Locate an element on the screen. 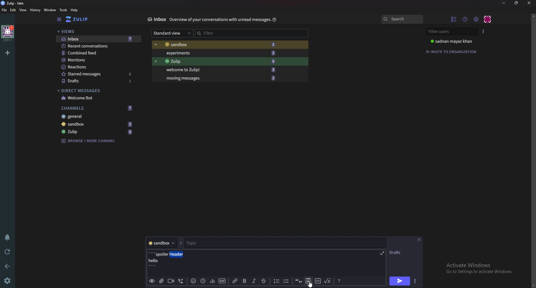 This screenshot has width=536, height=288. View is located at coordinates (23, 10).